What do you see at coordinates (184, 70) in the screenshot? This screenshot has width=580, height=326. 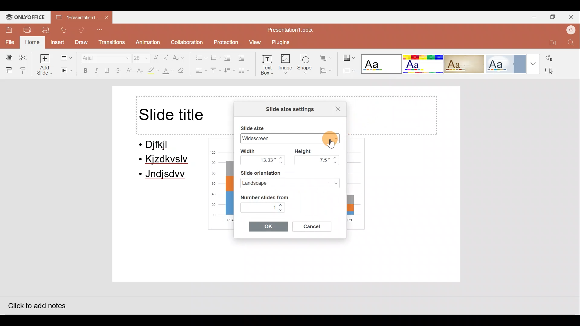 I see `Clear style` at bounding box center [184, 70].